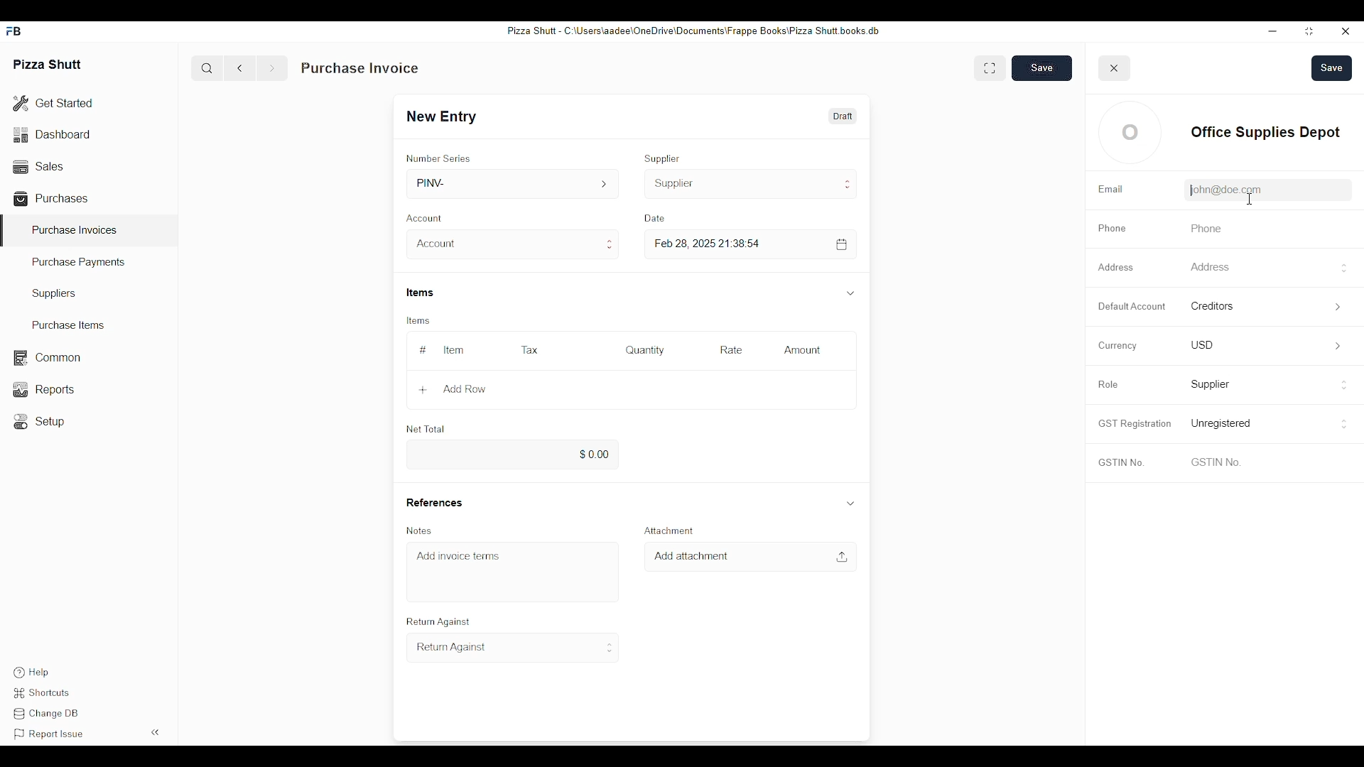 Image resolution: width=1364 pixels, height=767 pixels. Describe the element at coordinates (663, 158) in the screenshot. I see `Supplier` at that location.